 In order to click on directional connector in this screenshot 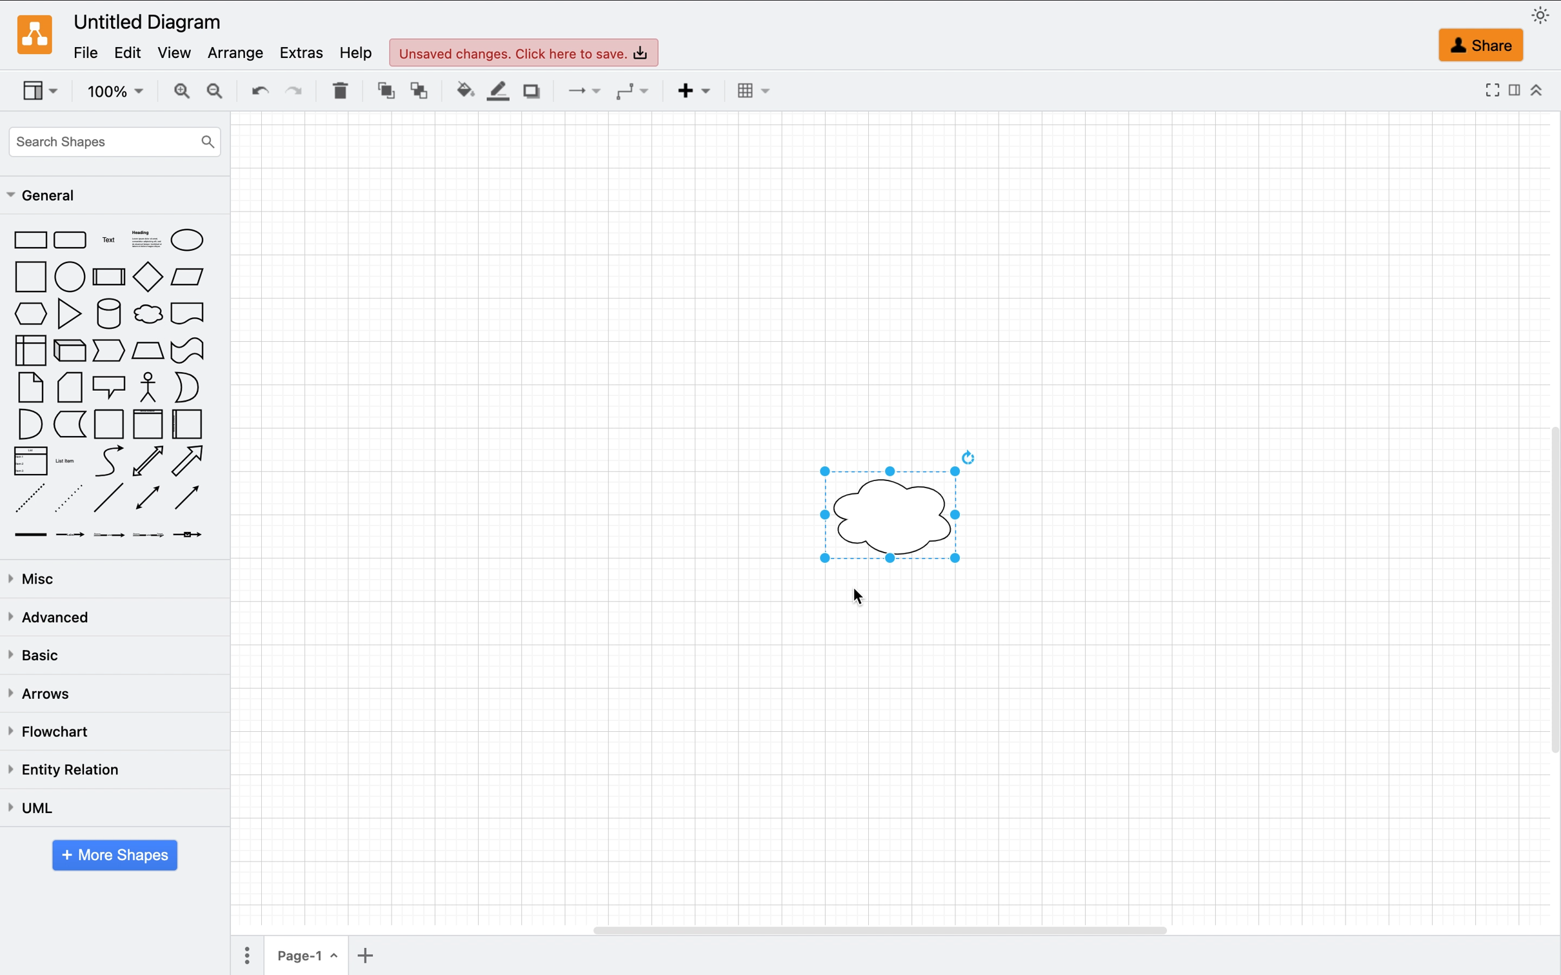, I will do `click(185, 498)`.